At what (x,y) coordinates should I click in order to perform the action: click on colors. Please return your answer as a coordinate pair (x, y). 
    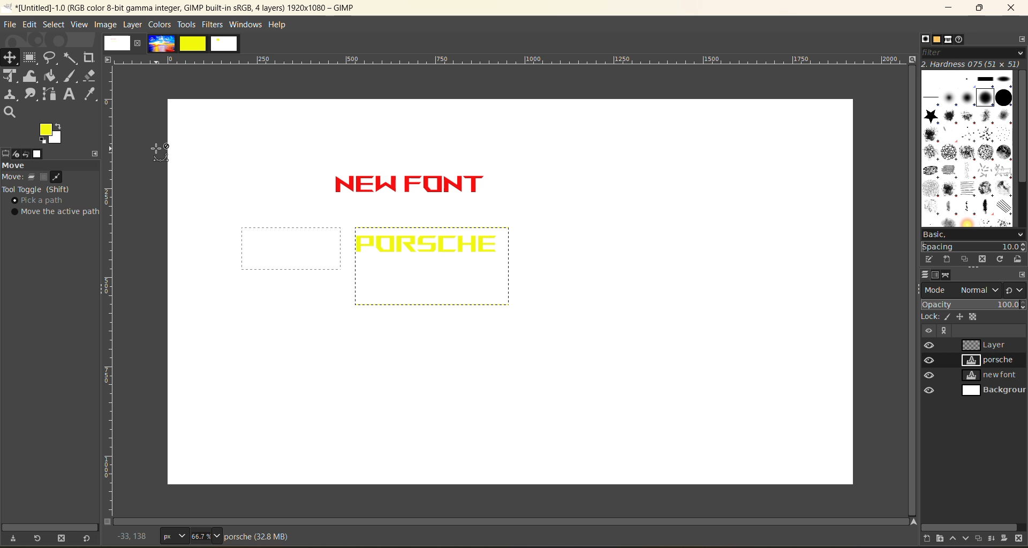
    Looking at the image, I should click on (160, 25).